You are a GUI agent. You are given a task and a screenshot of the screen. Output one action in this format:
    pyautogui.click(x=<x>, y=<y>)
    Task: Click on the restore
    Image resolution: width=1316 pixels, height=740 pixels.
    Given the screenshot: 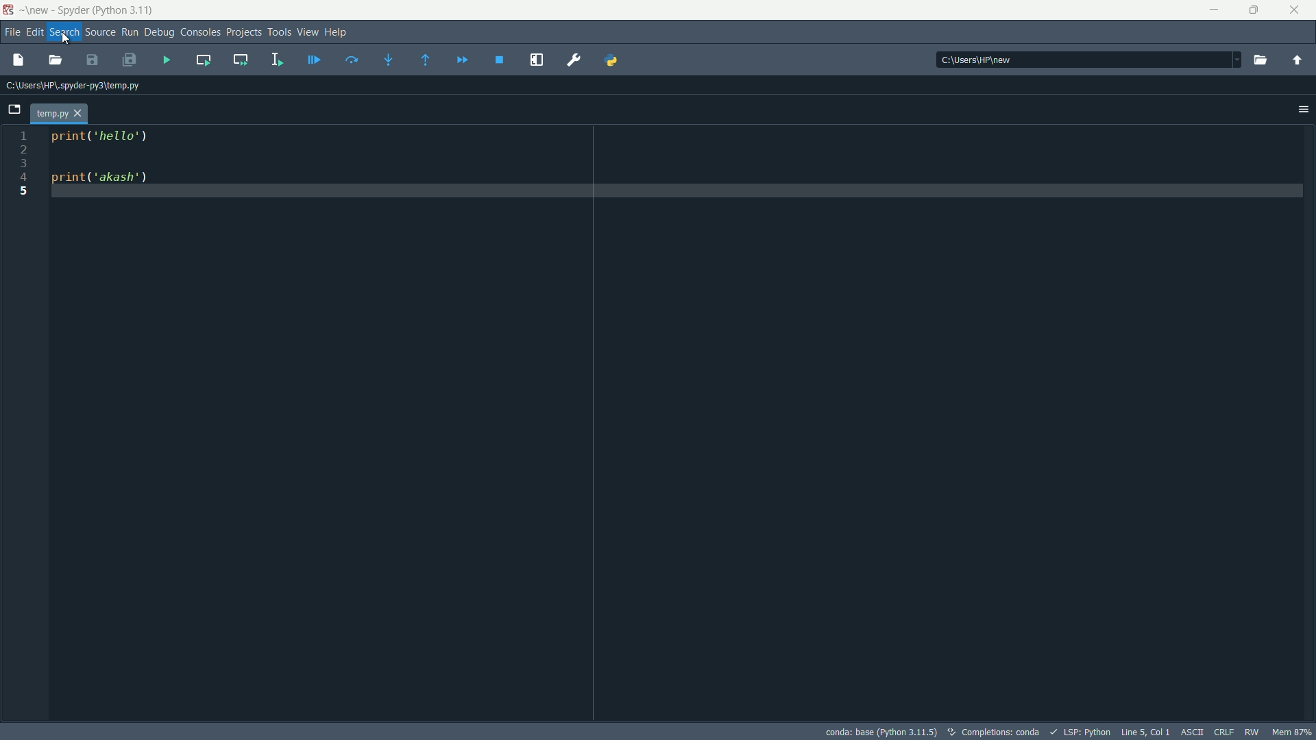 What is the action you would take?
    pyautogui.click(x=1258, y=10)
    